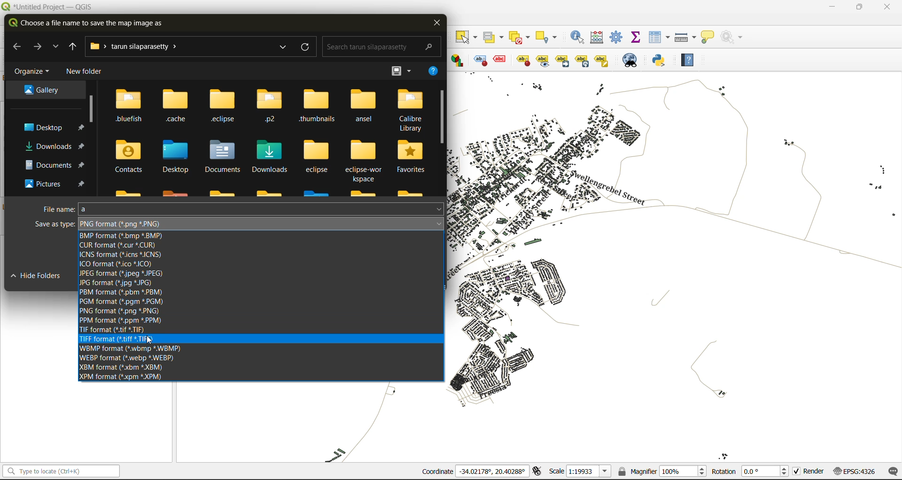 The image size is (902, 480). What do you see at coordinates (636, 38) in the screenshot?
I see `statistical summary` at bounding box center [636, 38].